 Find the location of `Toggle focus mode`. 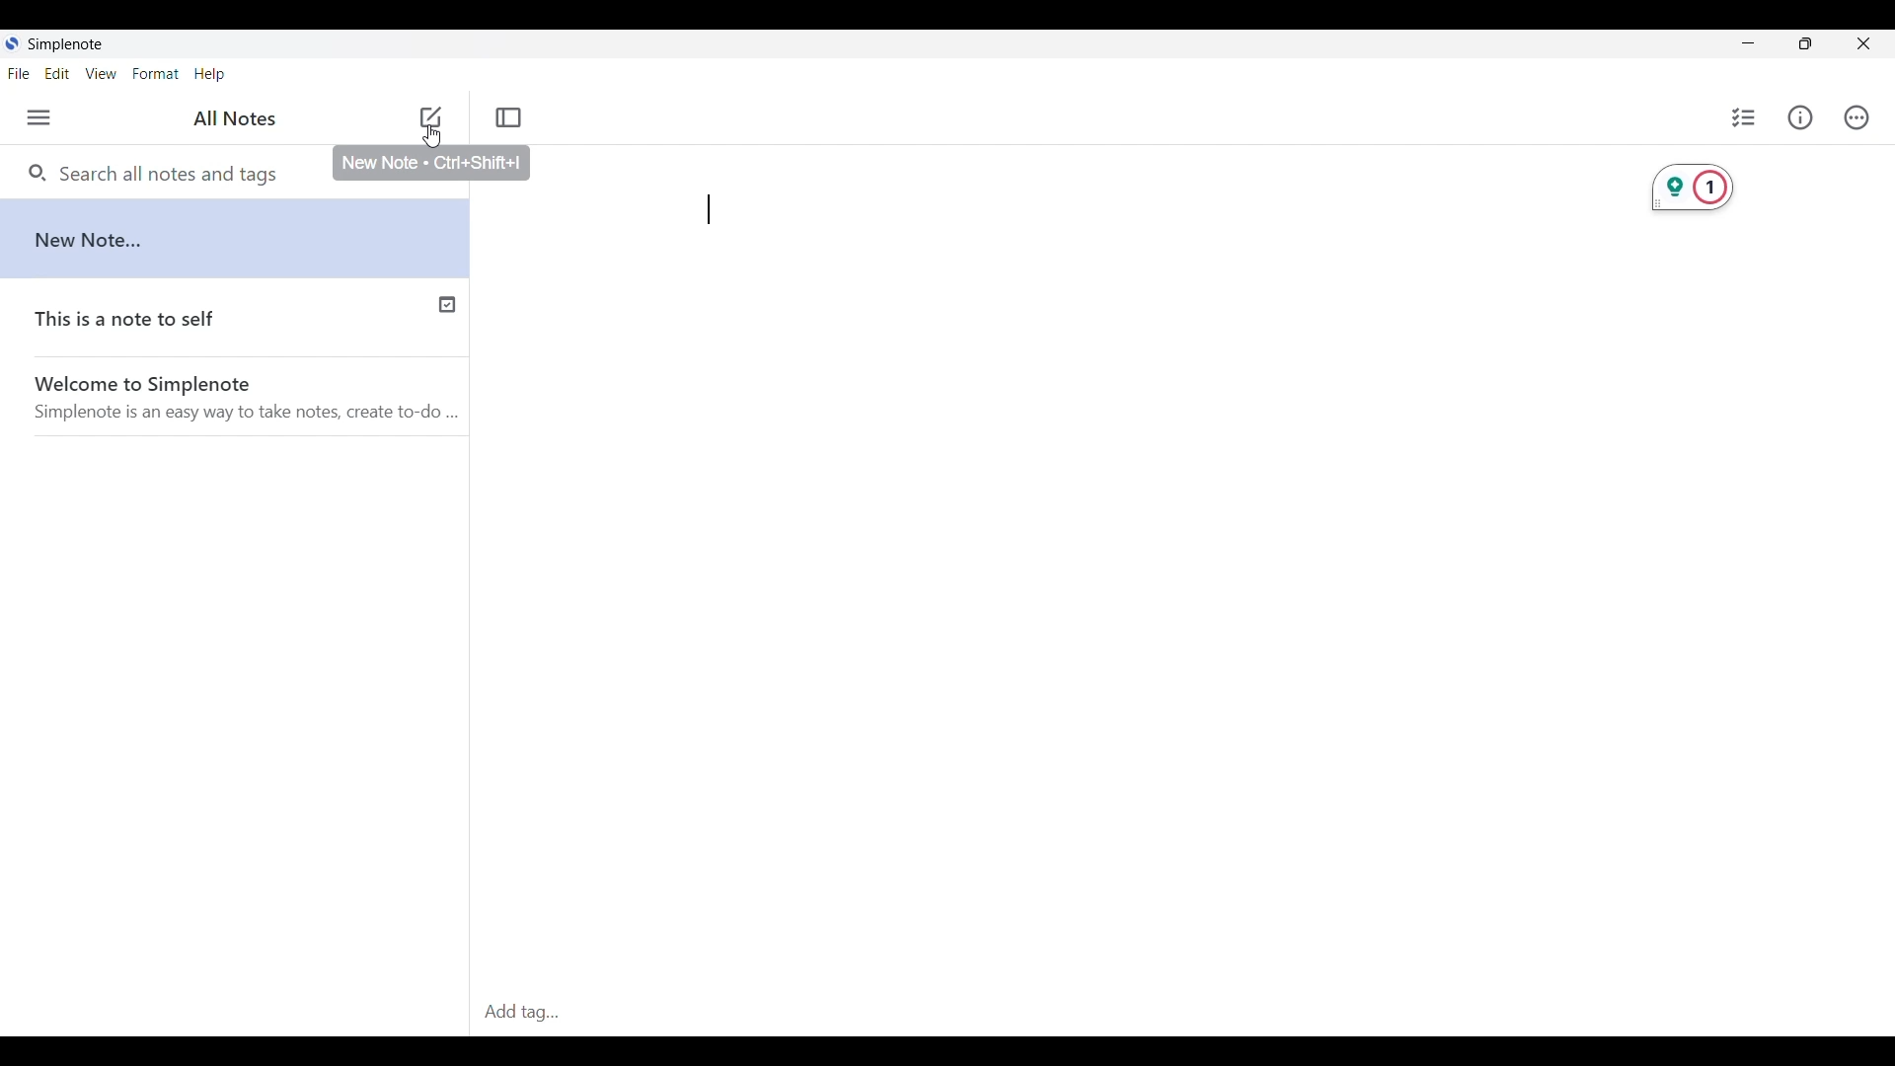

Toggle focus mode is located at coordinates (508, 117).